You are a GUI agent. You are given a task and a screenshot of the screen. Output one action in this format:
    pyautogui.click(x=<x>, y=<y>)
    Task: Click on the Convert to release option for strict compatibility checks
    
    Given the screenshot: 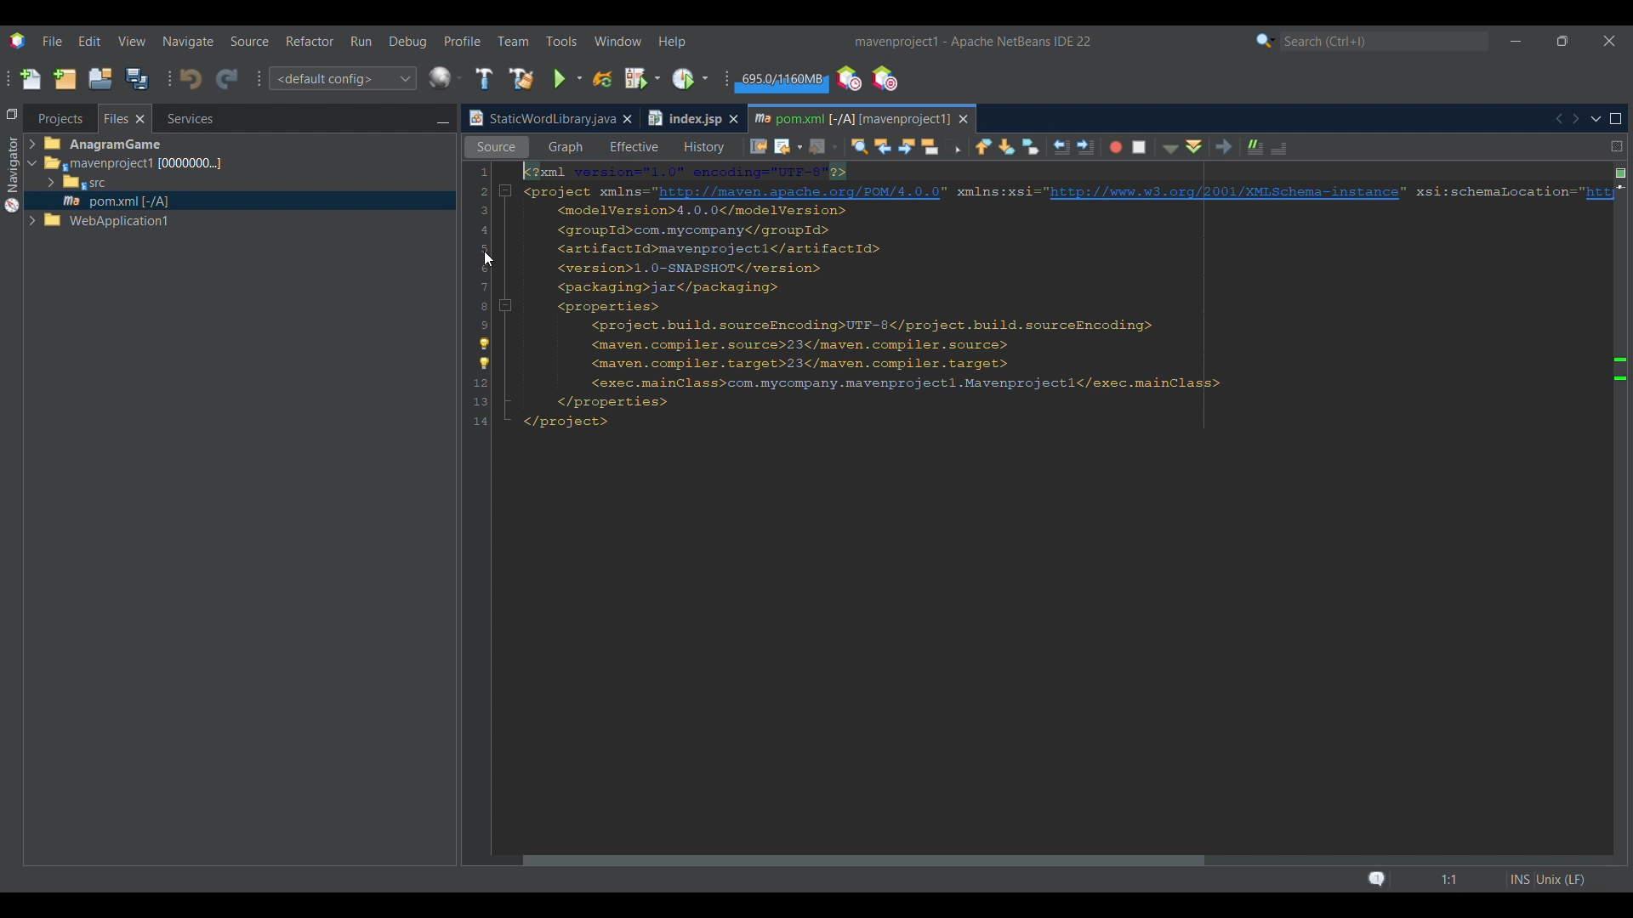 What is the action you would take?
    pyautogui.click(x=484, y=355)
    